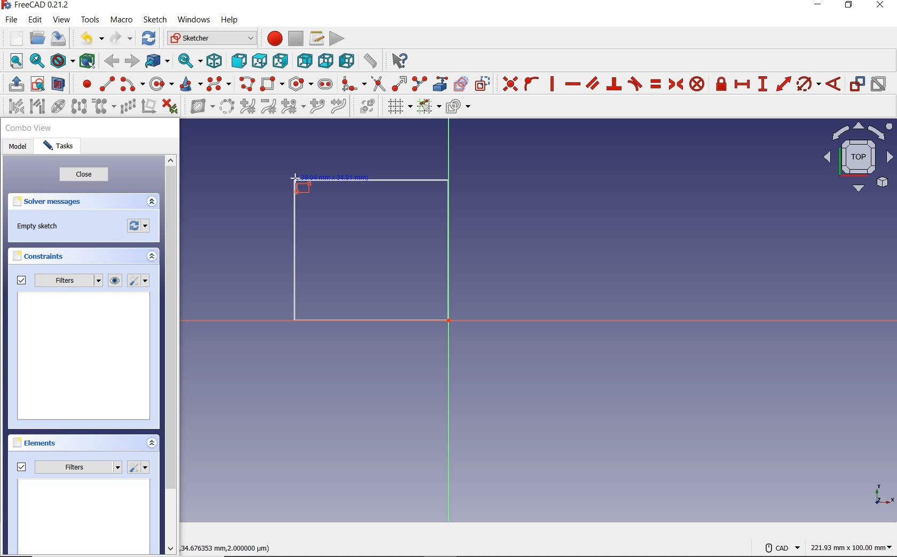 Image resolution: width=897 pixels, height=557 pixels. I want to click on undo, so click(87, 38).